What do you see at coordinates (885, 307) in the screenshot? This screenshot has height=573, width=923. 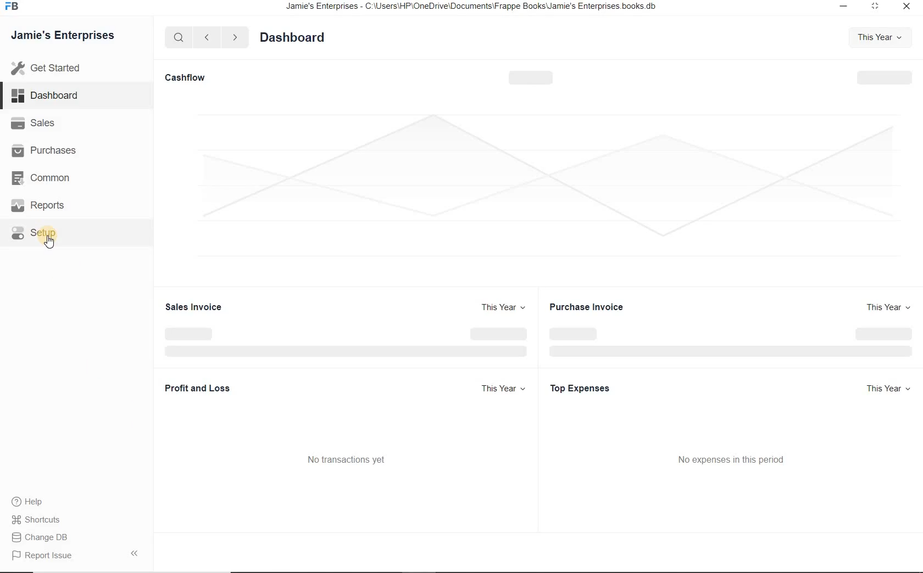 I see `This Year ` at bounding box center [885, 307].